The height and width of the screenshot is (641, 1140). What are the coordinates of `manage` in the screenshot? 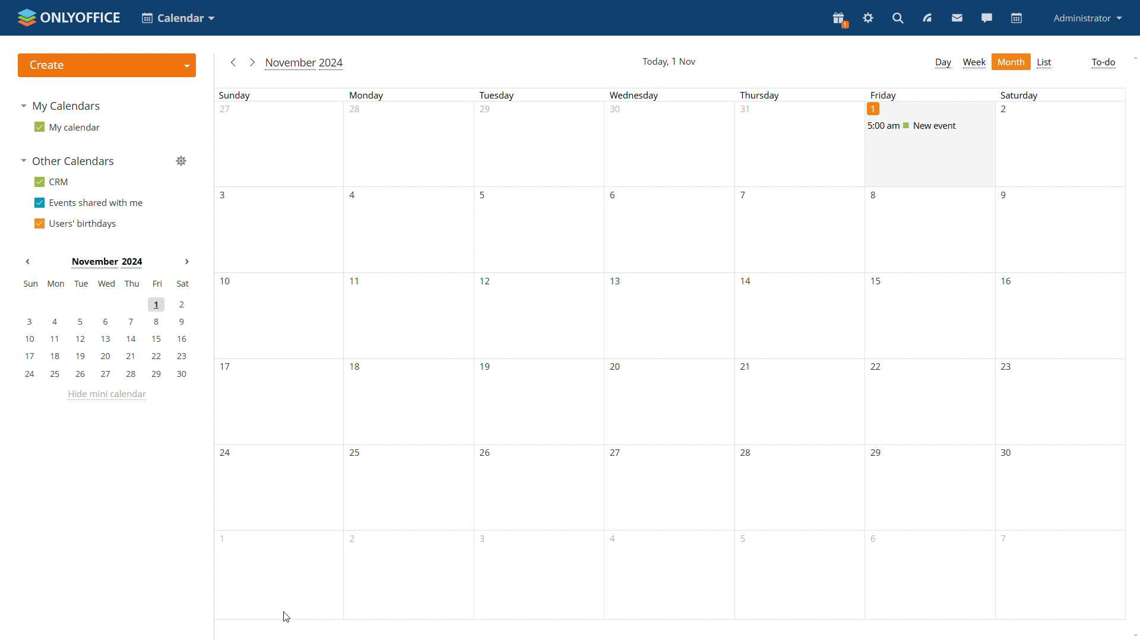 It's located at (181, 161).